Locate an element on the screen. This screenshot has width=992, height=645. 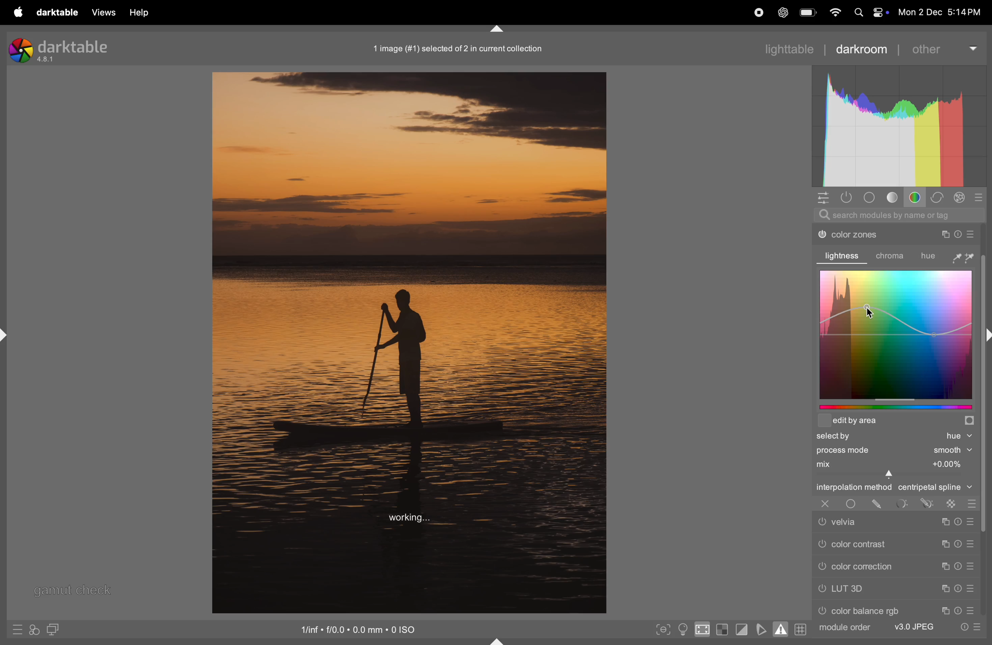
Mon 2 Dec is located at coordinates (919, 12).